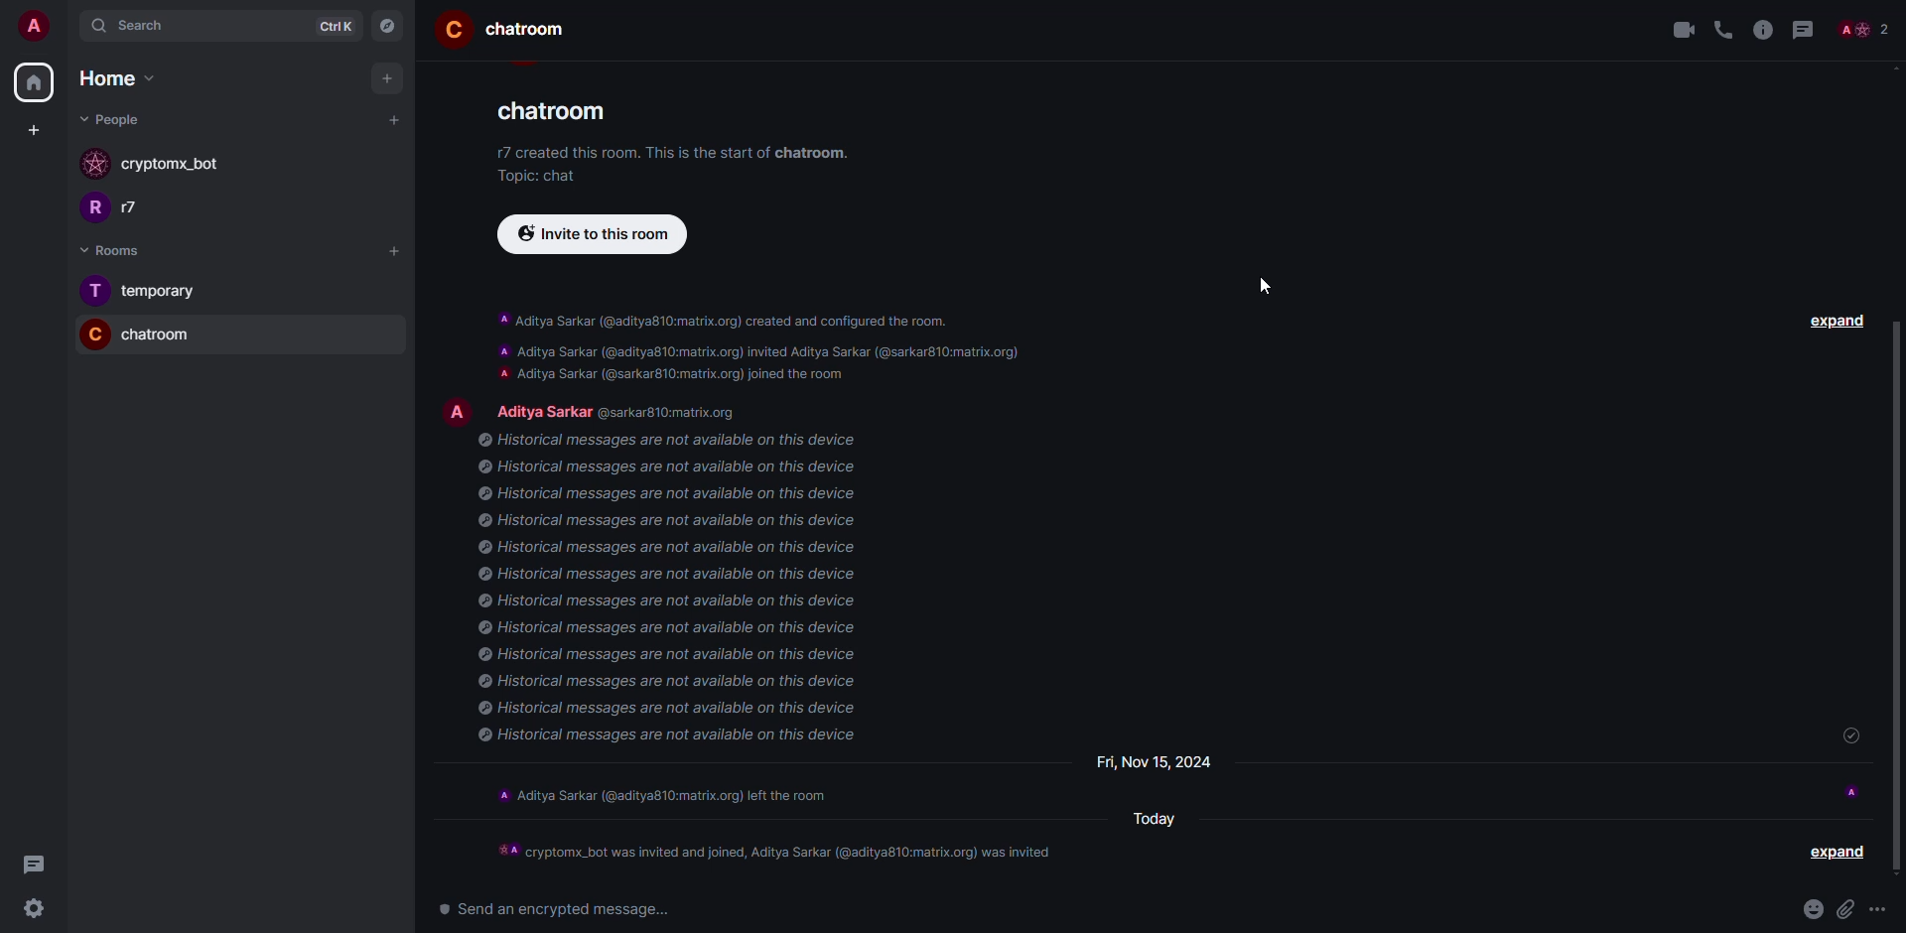 The width and height of the screenshot is (1906, 933). Describe the element at coordinates (780, 853) in the screenshot. I see `people invited` at that location.